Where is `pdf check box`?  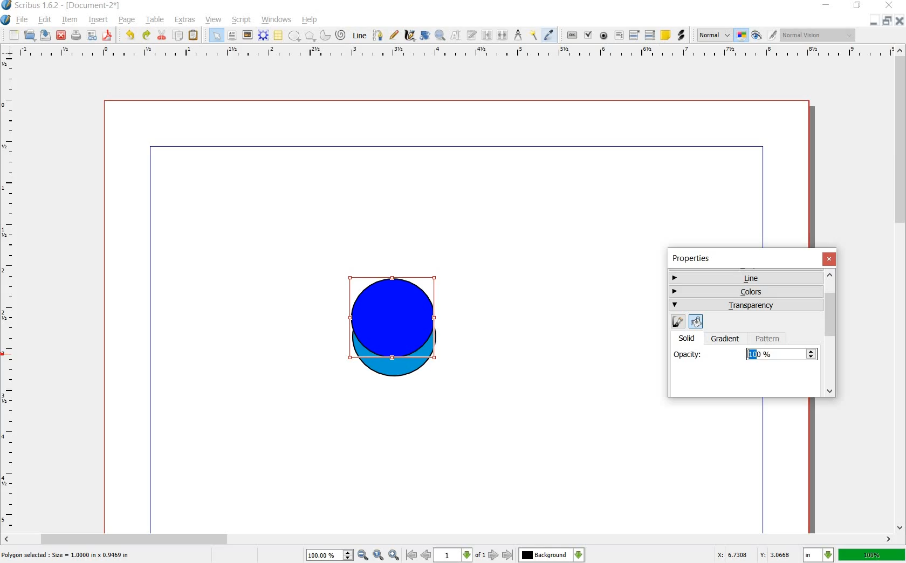 pdf check box is located at coordinates (587, 36).